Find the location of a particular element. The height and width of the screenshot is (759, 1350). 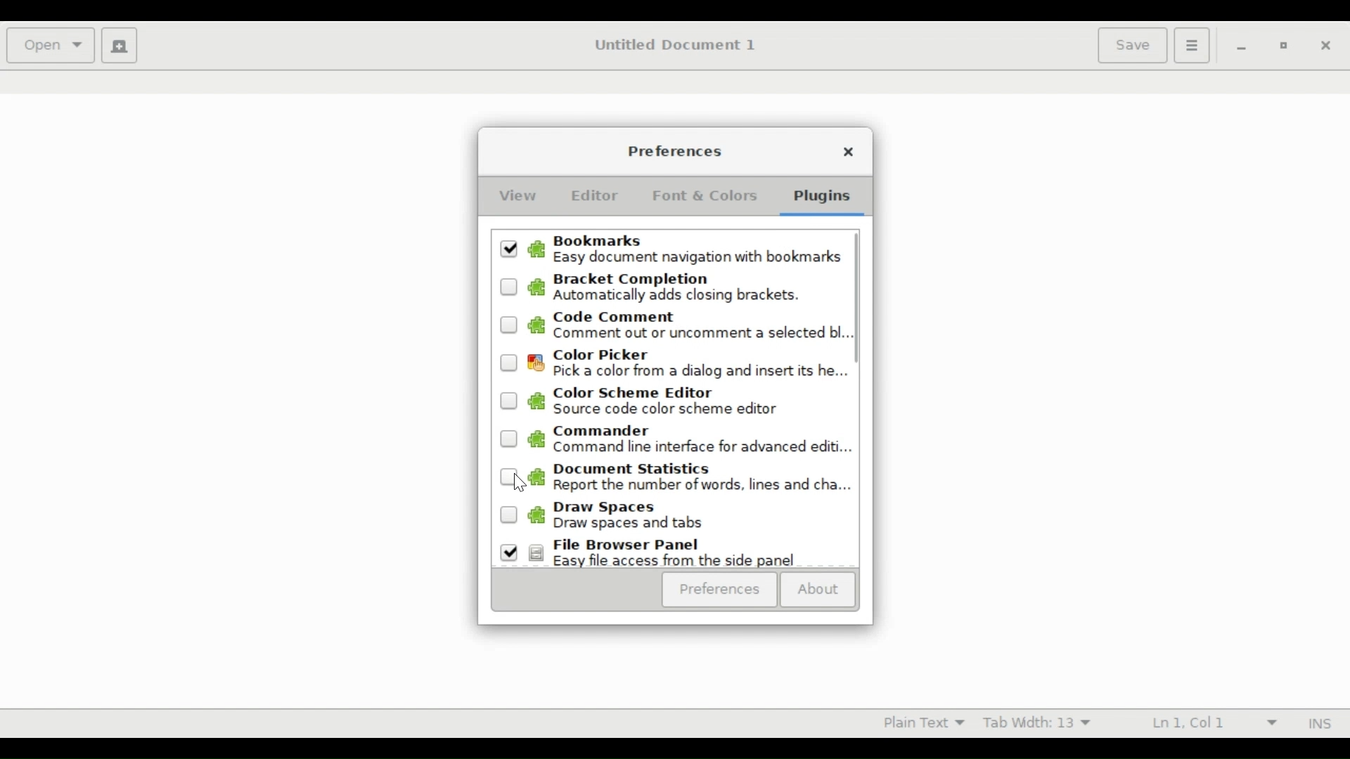

Preferences is located at coordinates (721, 591).